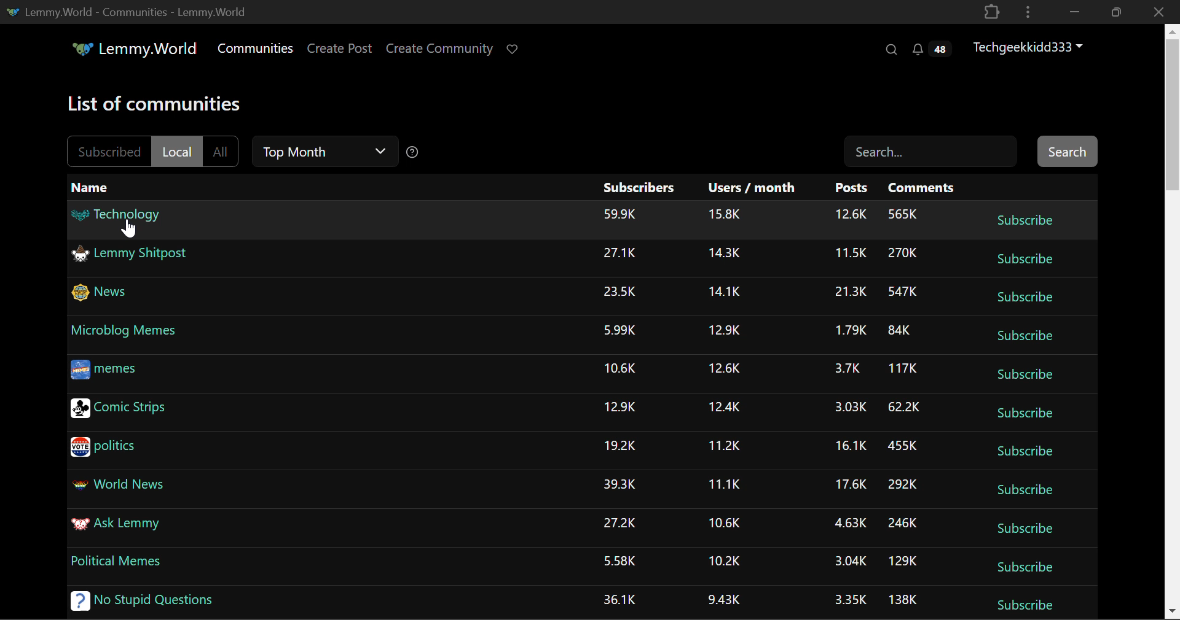 The height and width of the screenshot is (620, 1180). Describe the element at coordinates (991, 11) in the screenshot. I see `Extensions` at that location.